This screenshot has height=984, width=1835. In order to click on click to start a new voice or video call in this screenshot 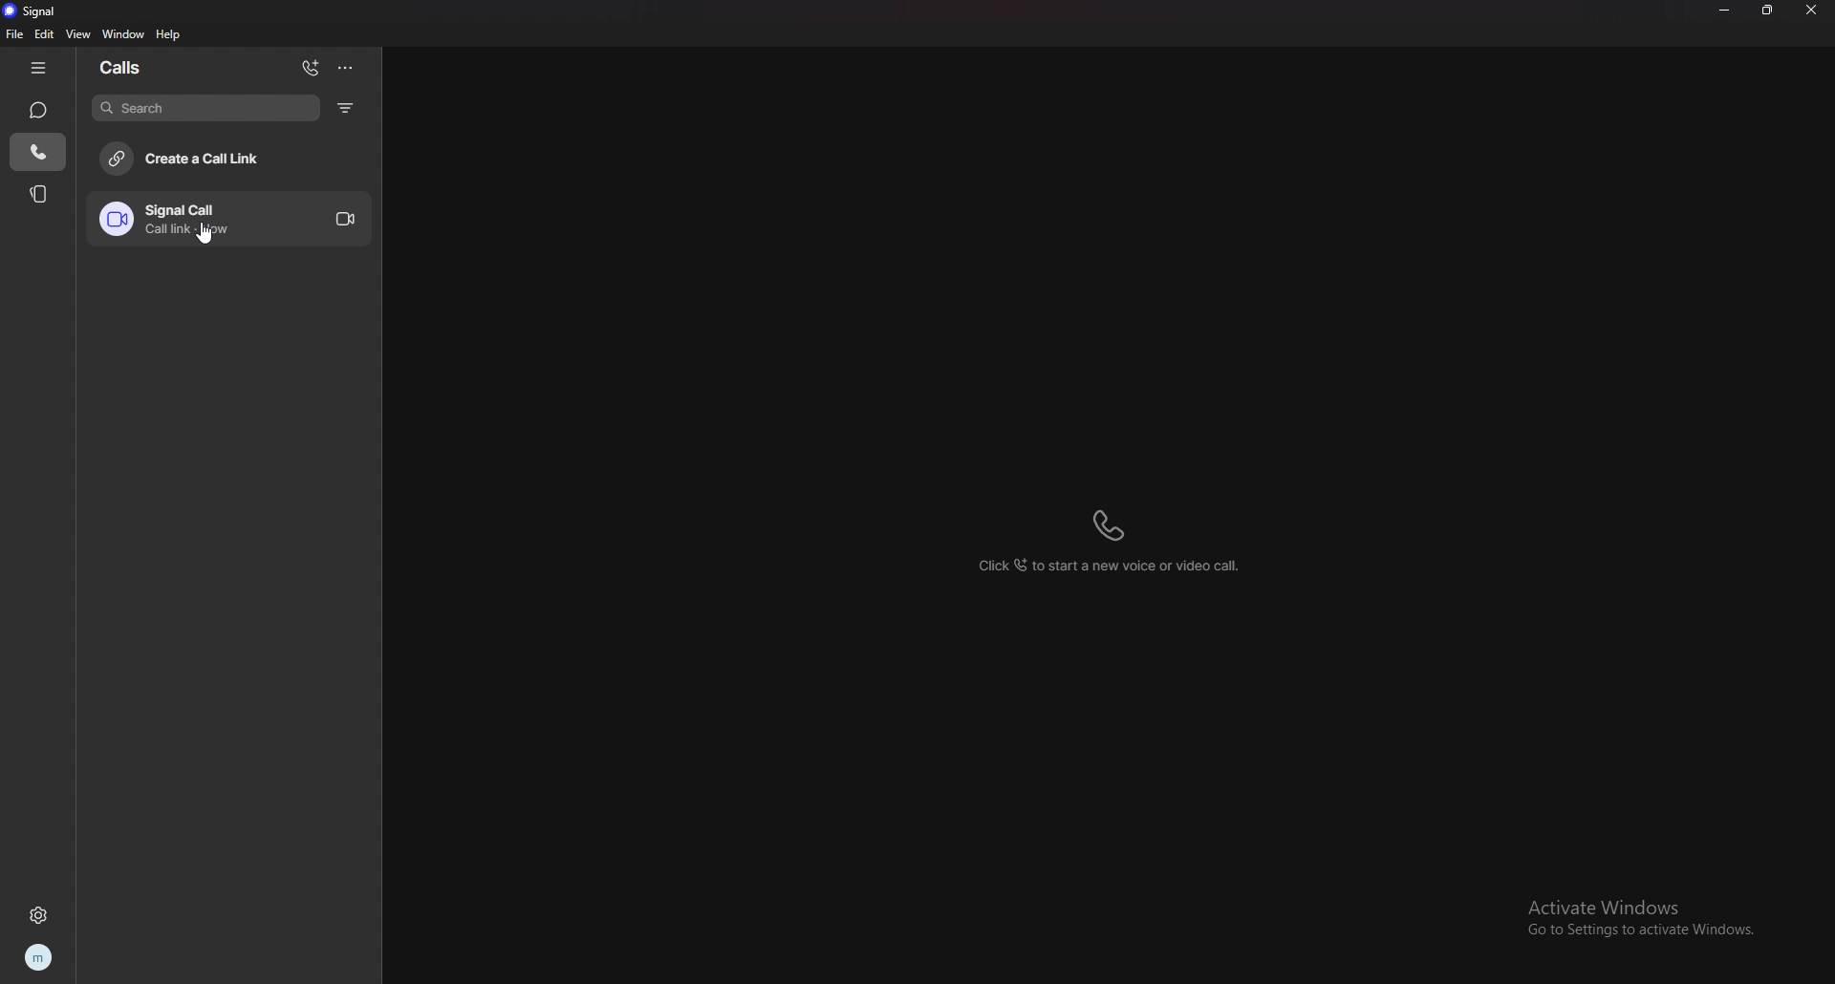, I will do `click(1119, 544)`.